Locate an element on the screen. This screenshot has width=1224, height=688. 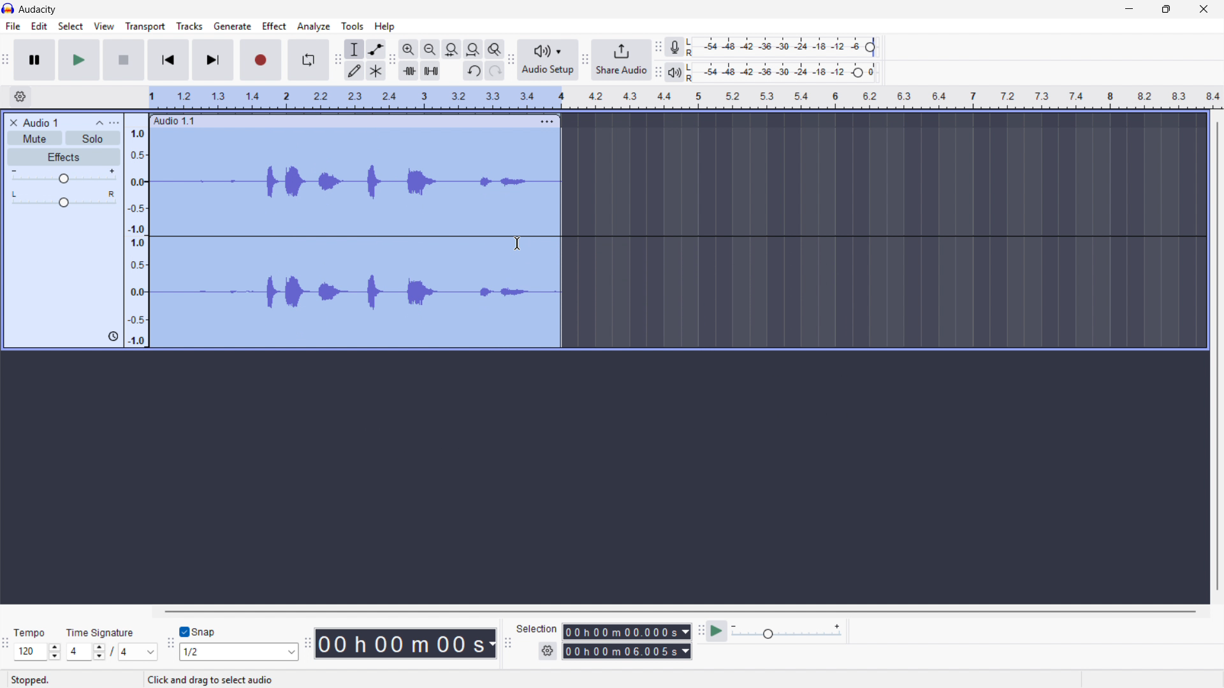
Silence audio selection is located at coordinates (431, 71).